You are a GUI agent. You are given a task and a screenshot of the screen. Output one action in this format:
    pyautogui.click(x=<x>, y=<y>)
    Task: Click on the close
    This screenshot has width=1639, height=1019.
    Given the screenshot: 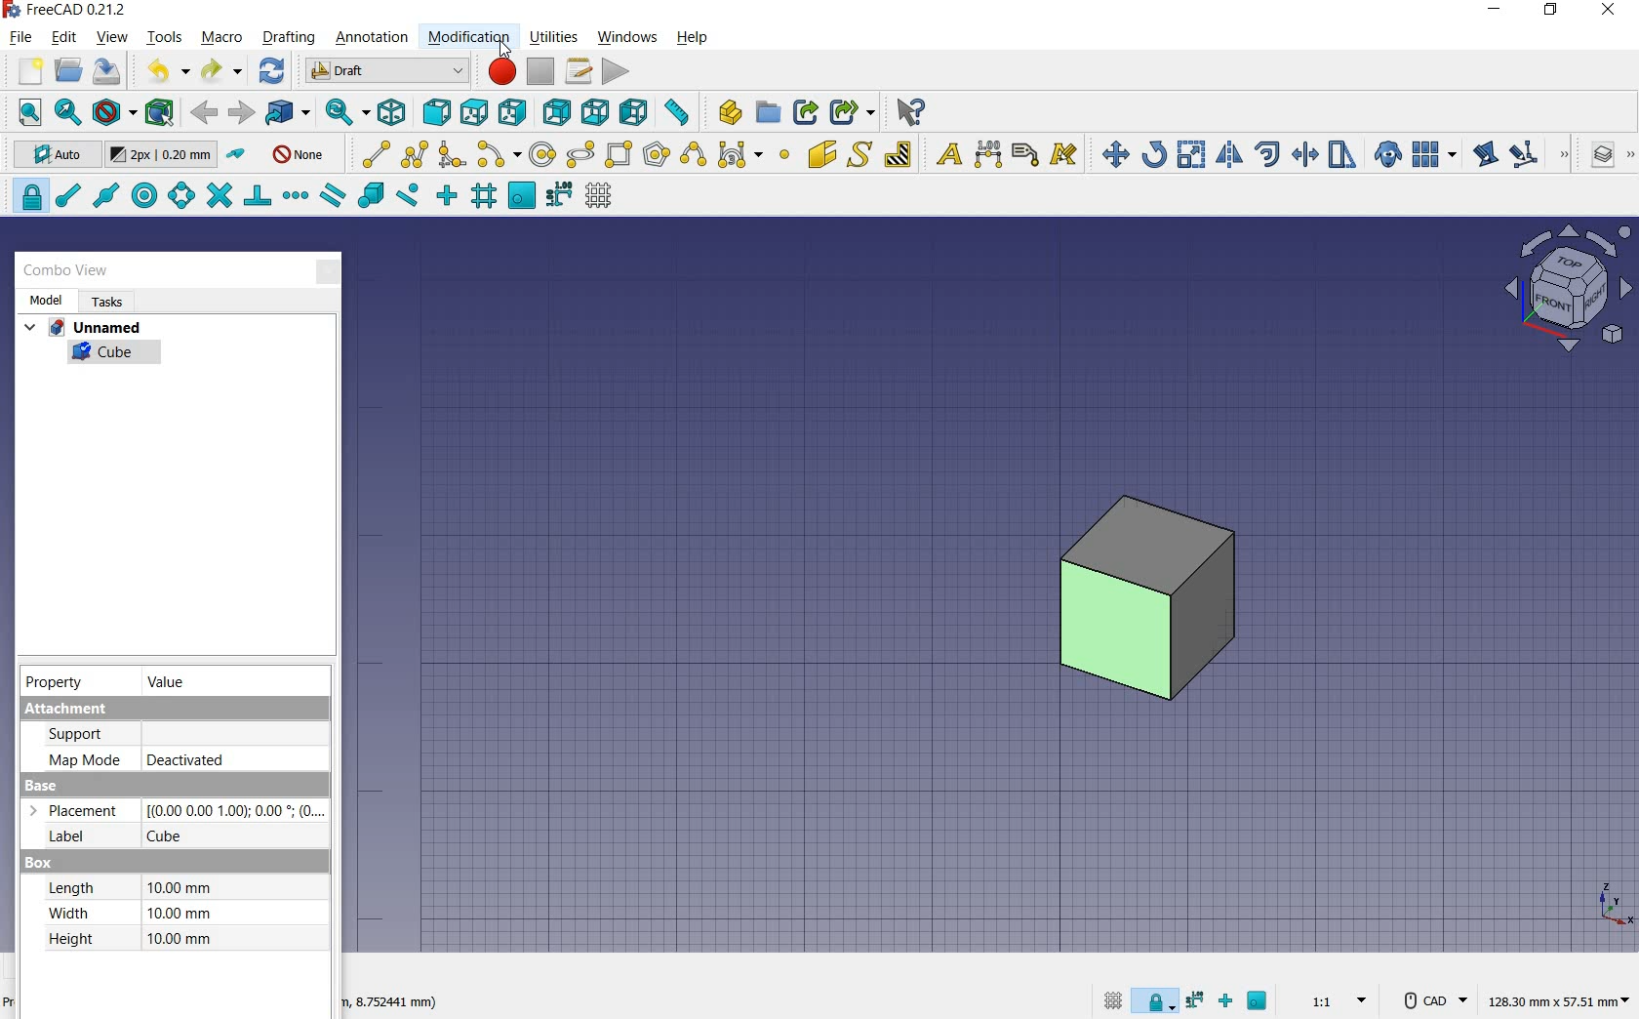 What is the action you would take?
    pyautogui.click(x=329, y=268)
    